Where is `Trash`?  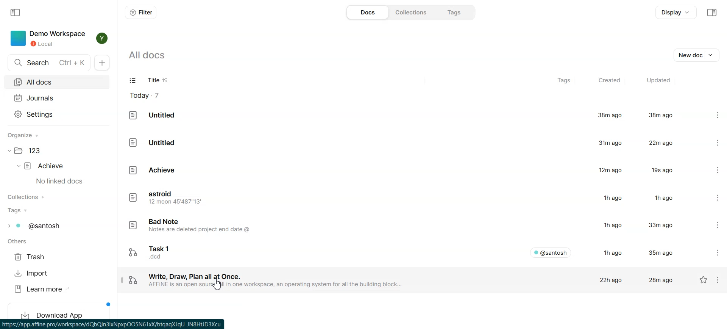
Trash is located at coordinates (32, 257).